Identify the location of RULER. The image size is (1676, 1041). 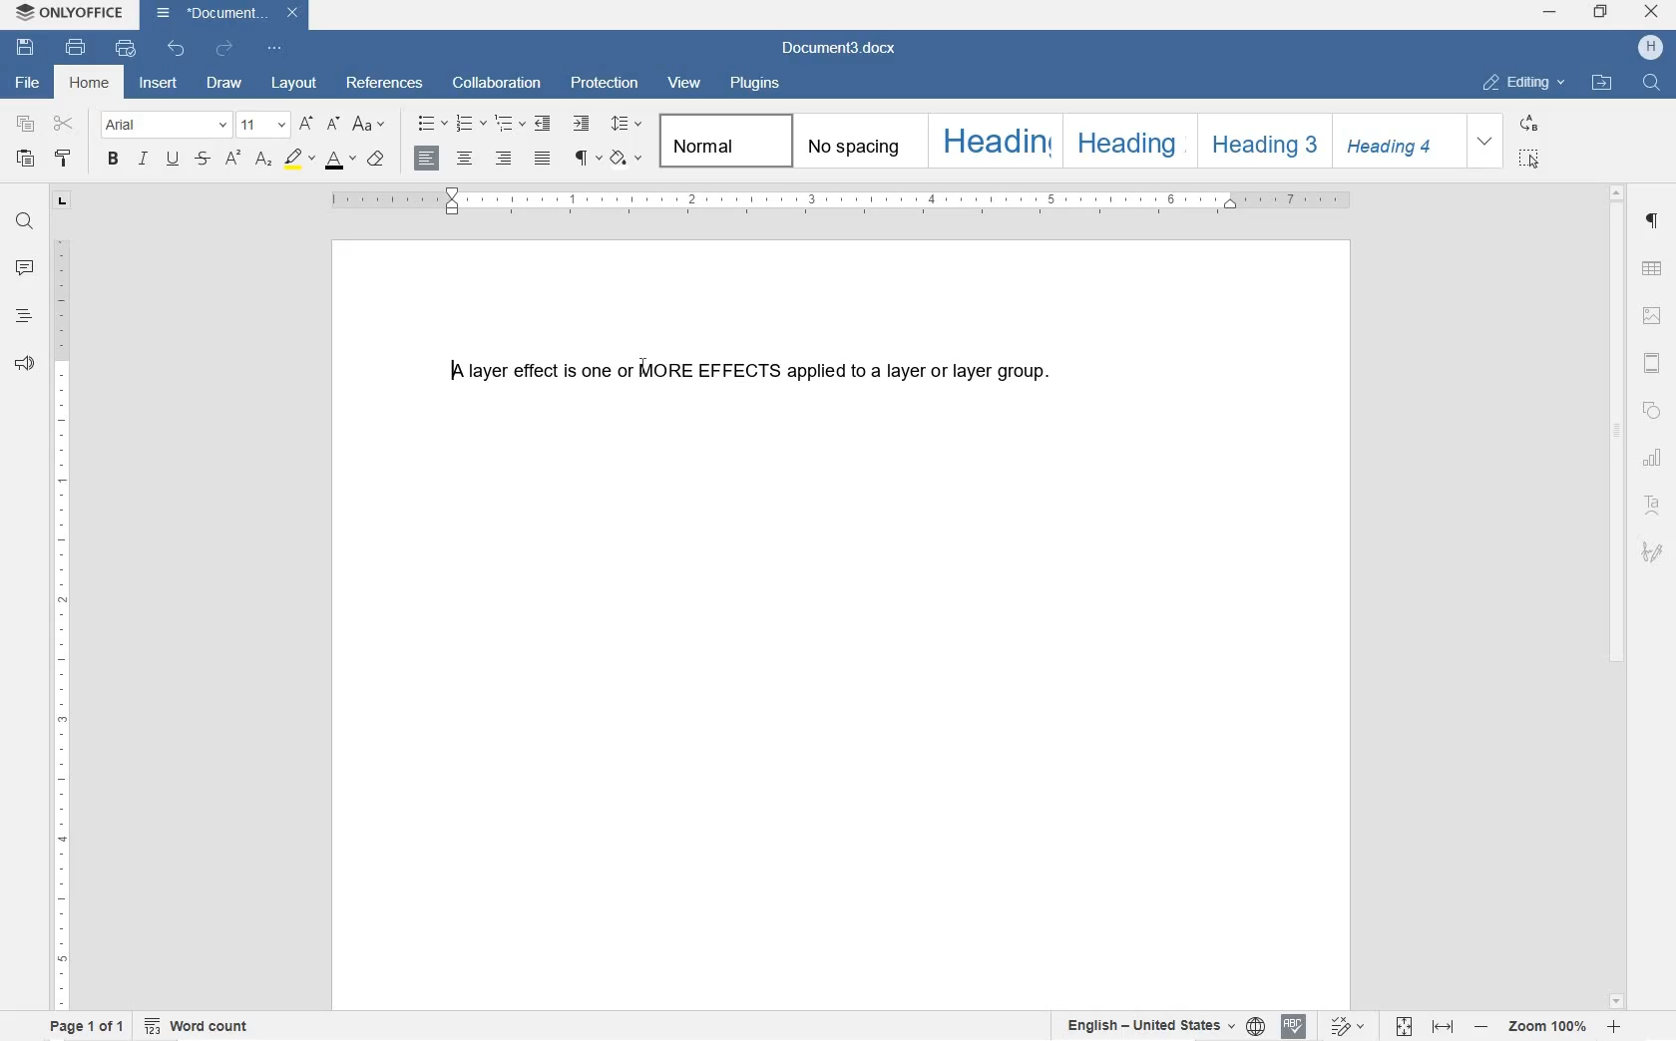
(61, 621).